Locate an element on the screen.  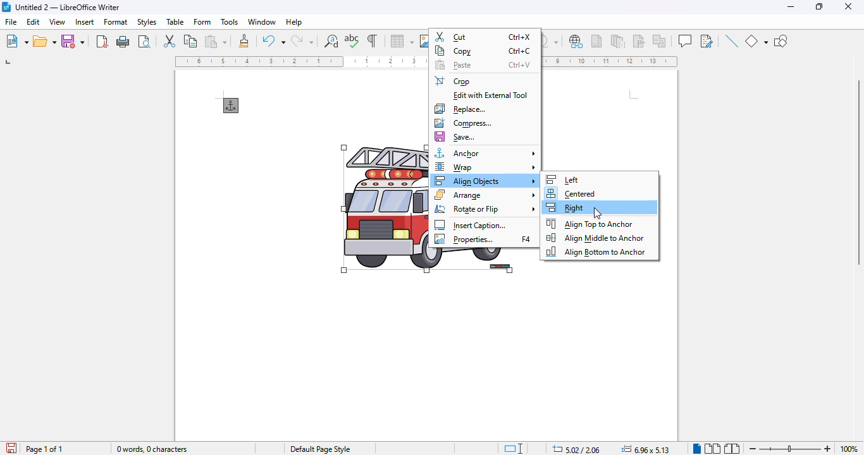
insert caption is located at coordinates (471, 225).